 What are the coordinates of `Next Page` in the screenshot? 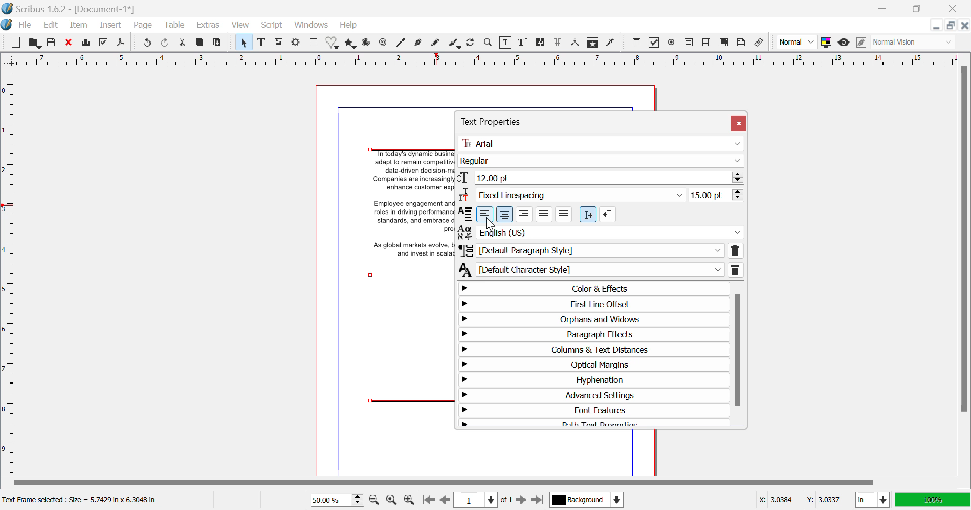 It's located at (522, 500).